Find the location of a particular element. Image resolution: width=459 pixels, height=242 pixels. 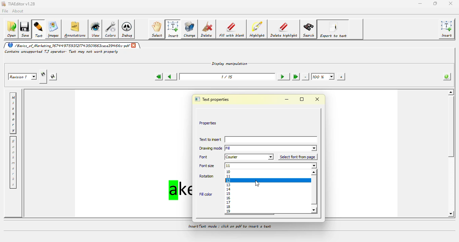

scroll up is located at coordinates (315, 173).